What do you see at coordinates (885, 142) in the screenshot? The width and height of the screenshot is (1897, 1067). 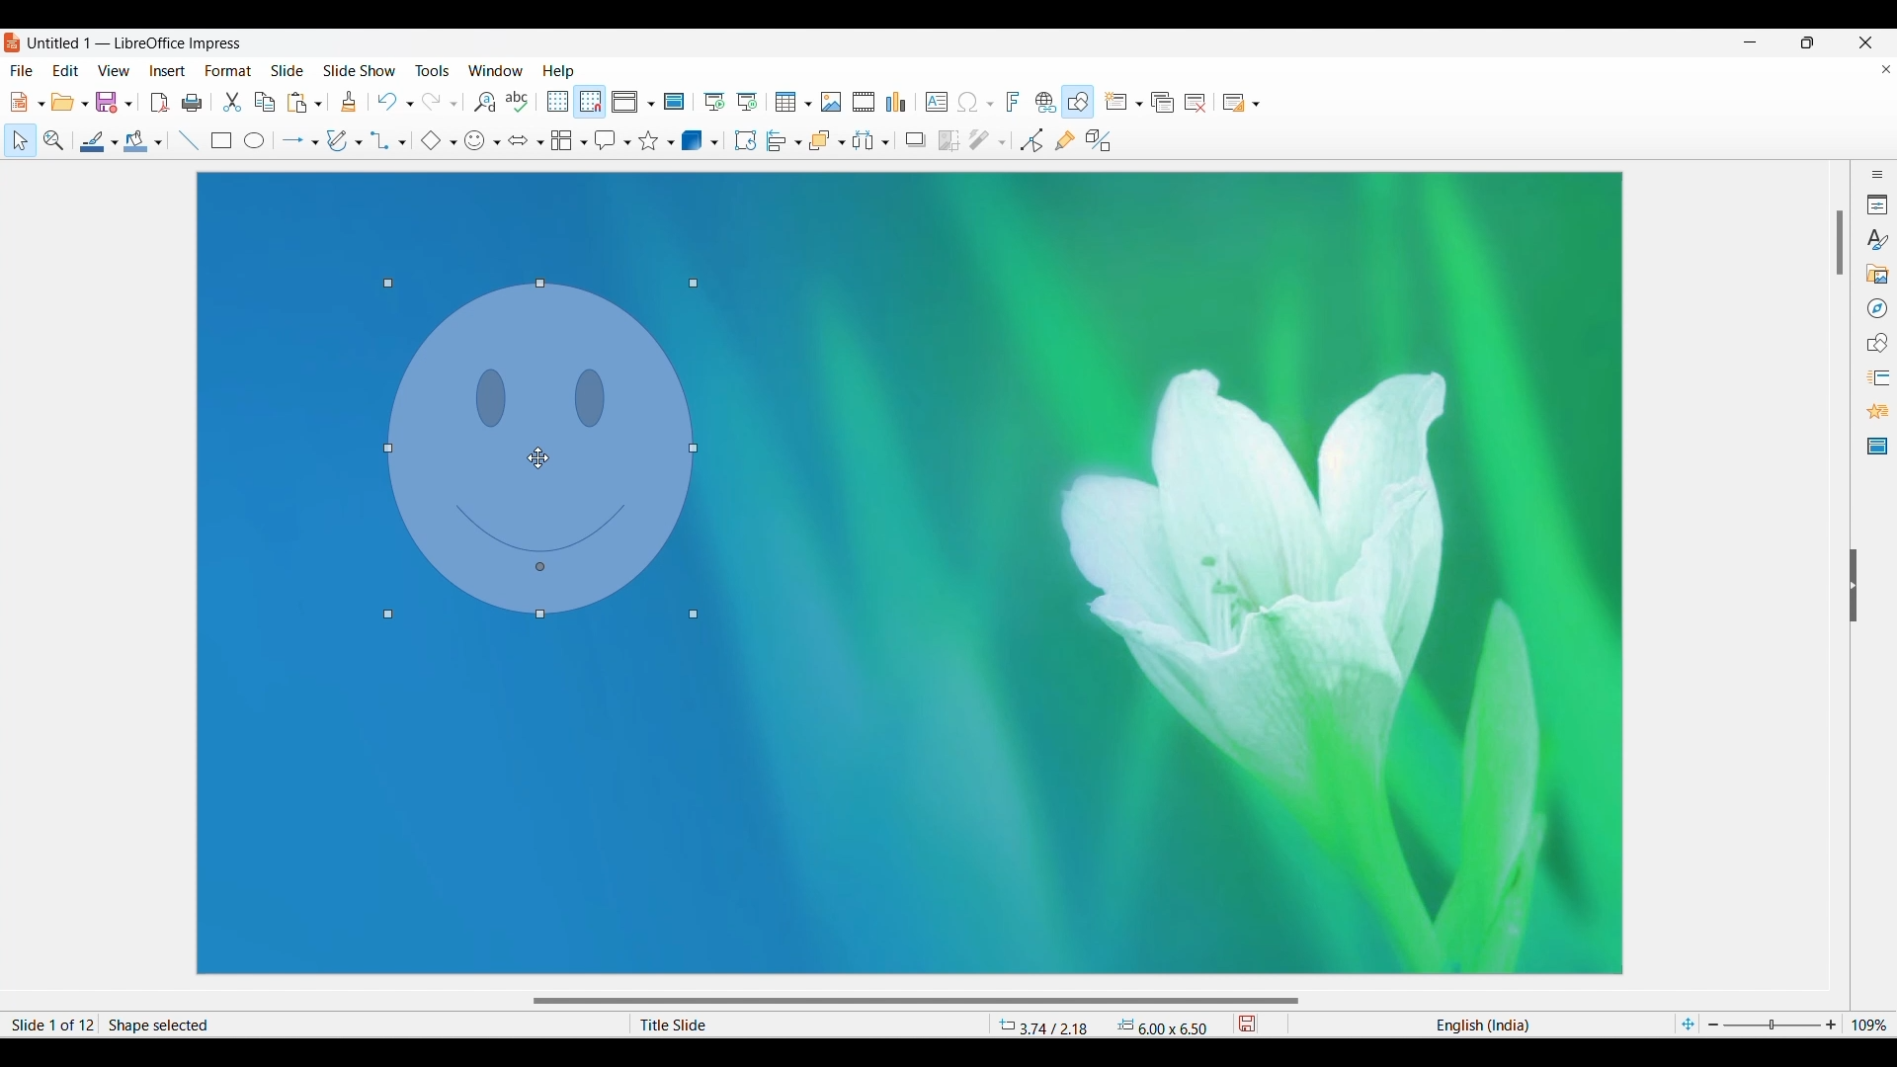 I see `Select objects to distribute options` at bounding box center [885, 142].